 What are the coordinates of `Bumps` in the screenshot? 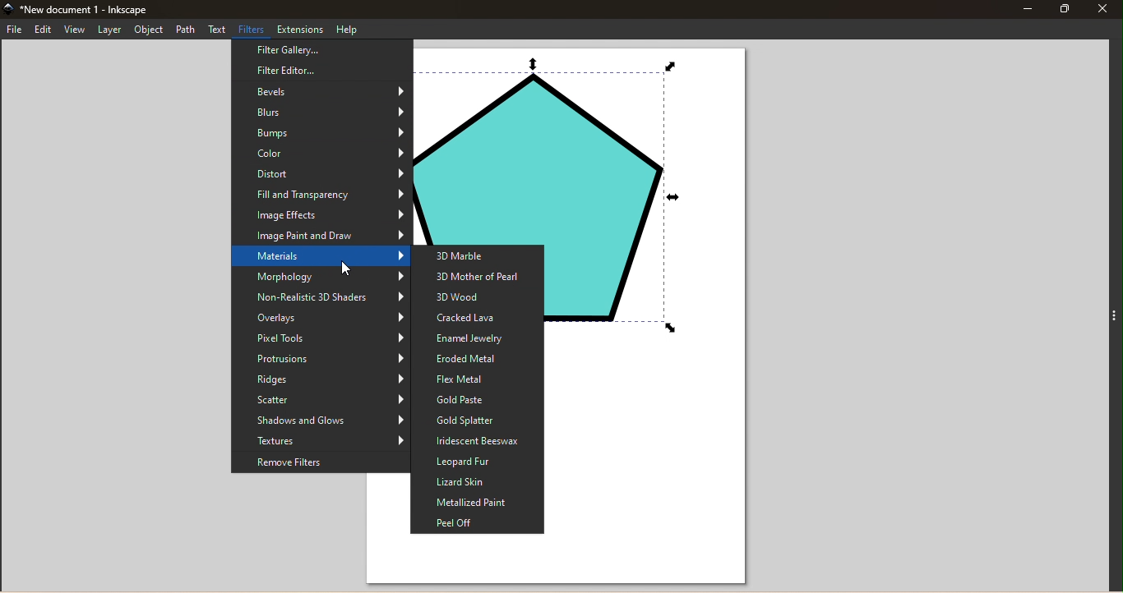 It's located at (321, 136).